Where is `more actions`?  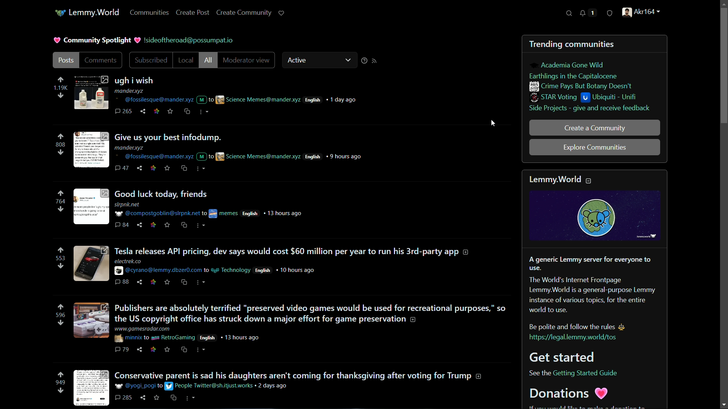
more actions is located at coordinates (201, 350).